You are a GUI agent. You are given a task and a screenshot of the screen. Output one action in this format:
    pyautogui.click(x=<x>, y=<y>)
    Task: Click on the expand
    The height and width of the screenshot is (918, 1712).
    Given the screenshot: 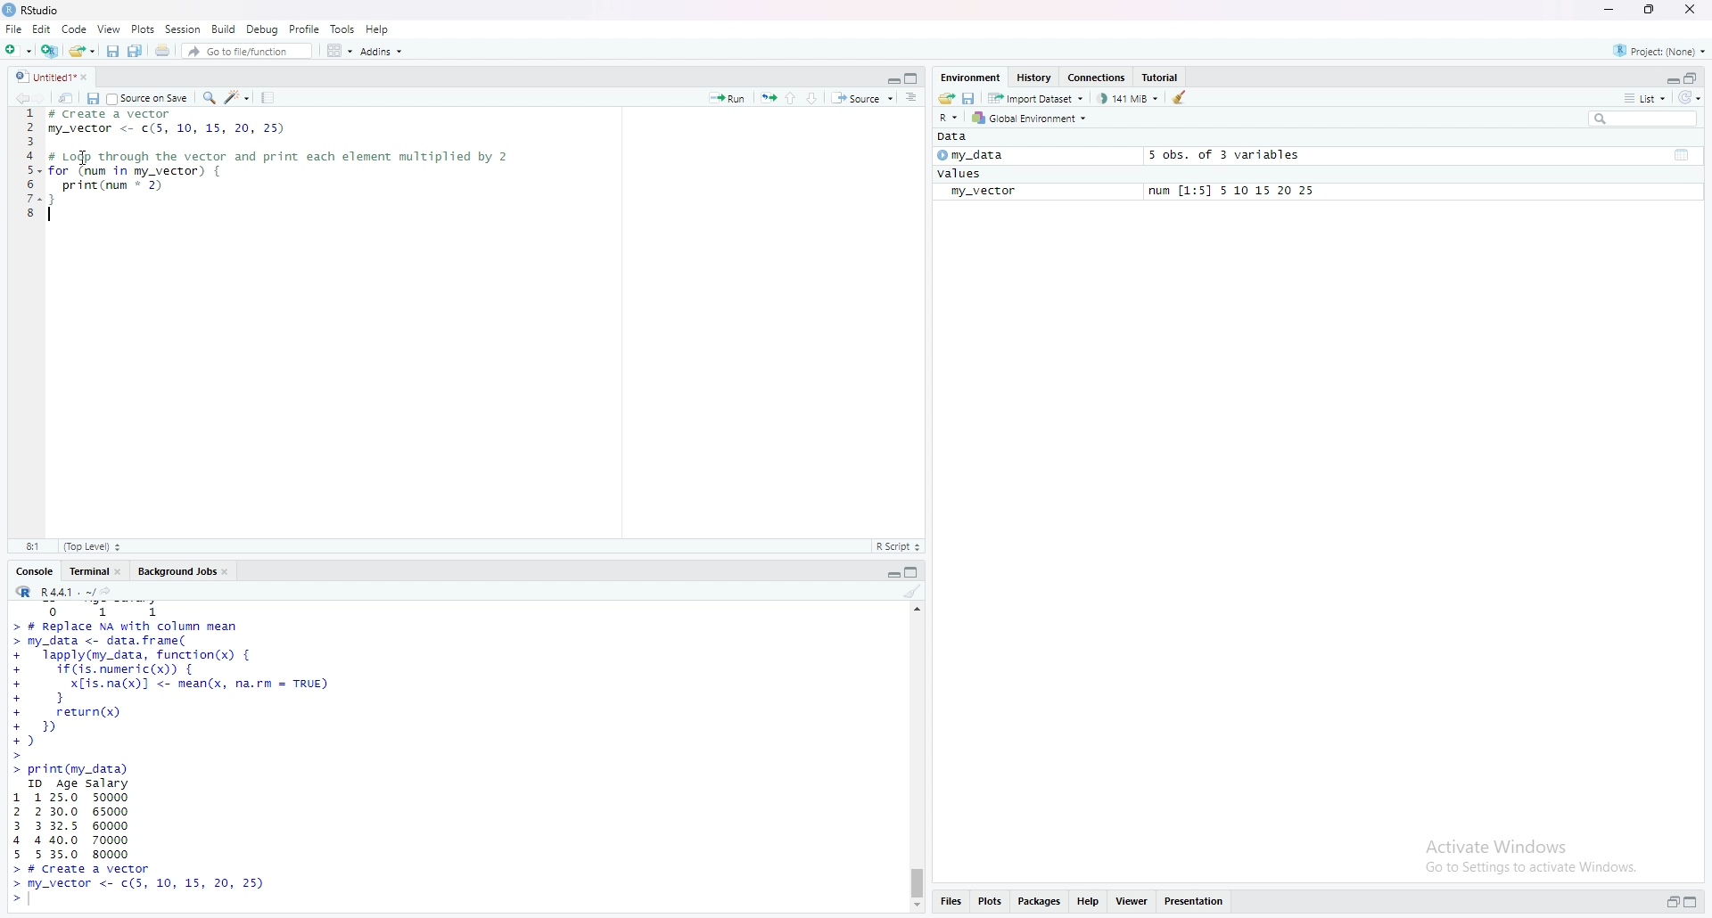 What is the action you would take?
    pyautogui.click(x=1670, y=902)
    